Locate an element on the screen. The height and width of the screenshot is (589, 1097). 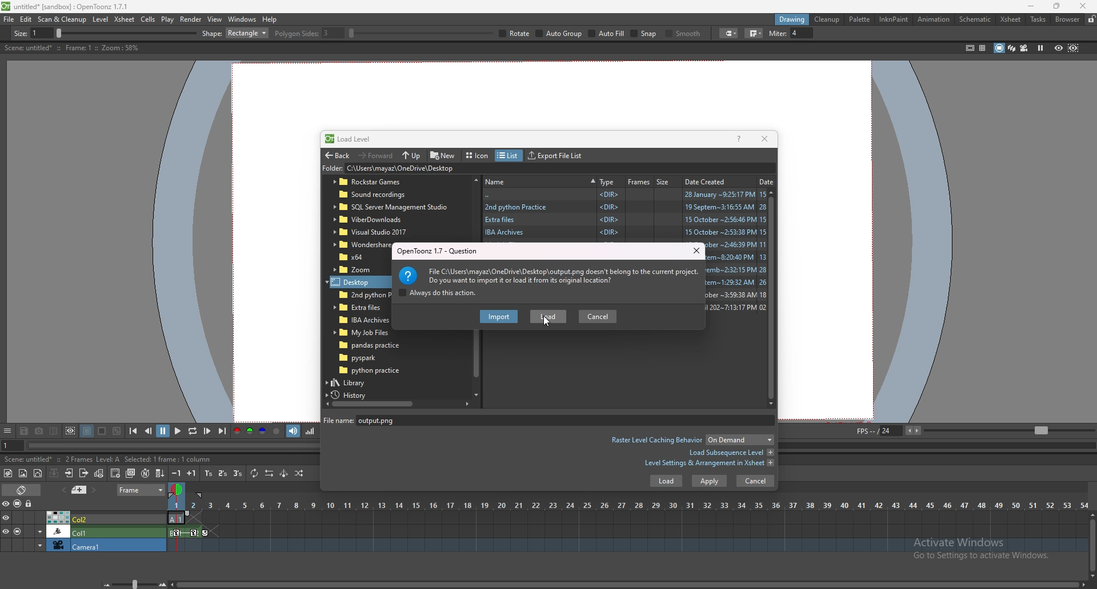
increase step is located at coordinates (191, 473).